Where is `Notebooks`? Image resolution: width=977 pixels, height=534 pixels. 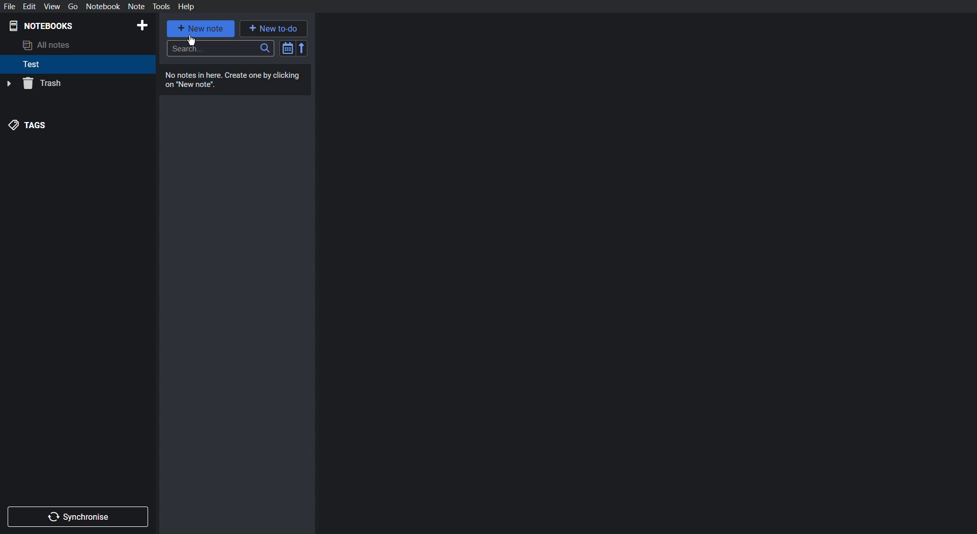 Notebooks is located at coordinates (42, 26).